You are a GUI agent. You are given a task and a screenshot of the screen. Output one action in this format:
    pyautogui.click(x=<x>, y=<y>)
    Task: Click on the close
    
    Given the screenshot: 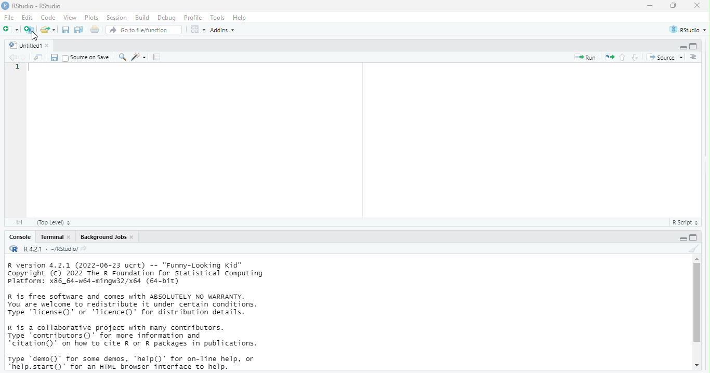 What is the action you would take?
    pyautogui.click(x=52, y=45)
    